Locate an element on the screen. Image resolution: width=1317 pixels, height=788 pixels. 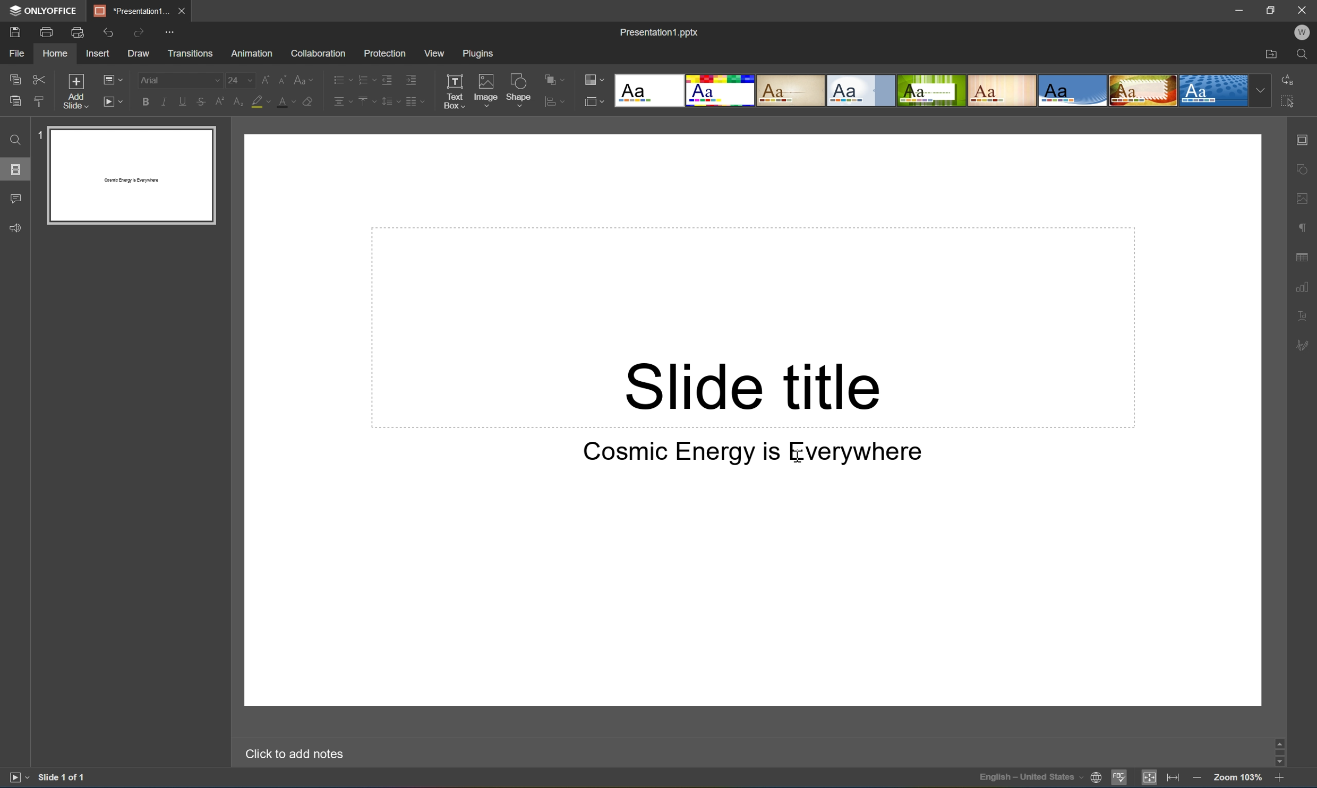
Type of slides is located at coordinates (942, 90).